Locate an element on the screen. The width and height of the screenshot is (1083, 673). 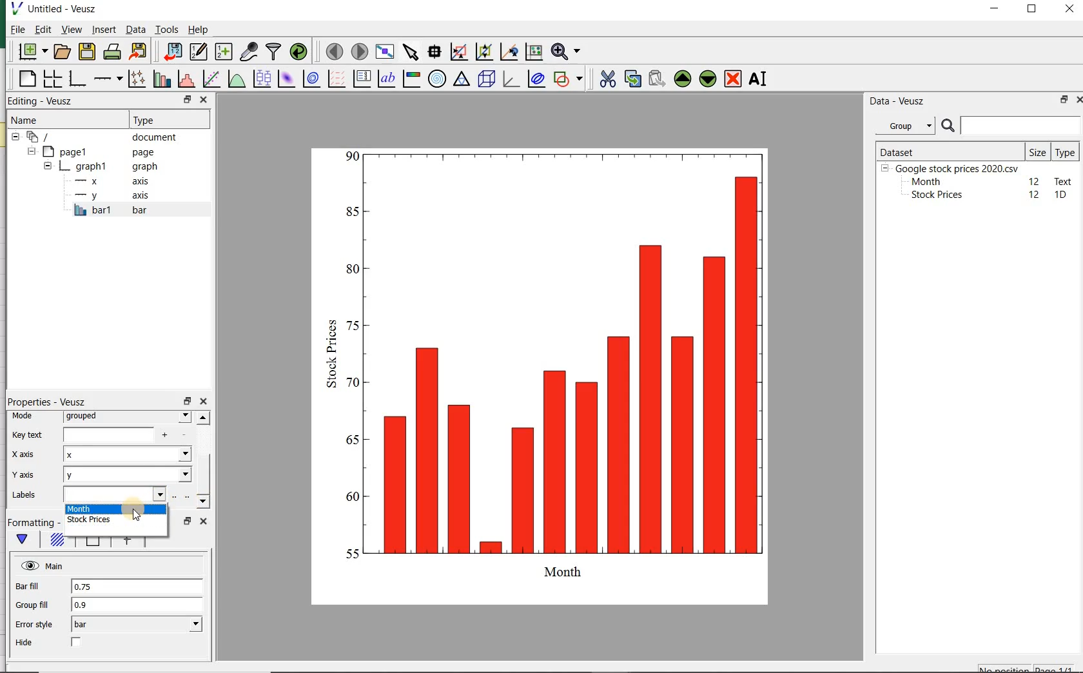
text is located at coordinates (1061, 180).